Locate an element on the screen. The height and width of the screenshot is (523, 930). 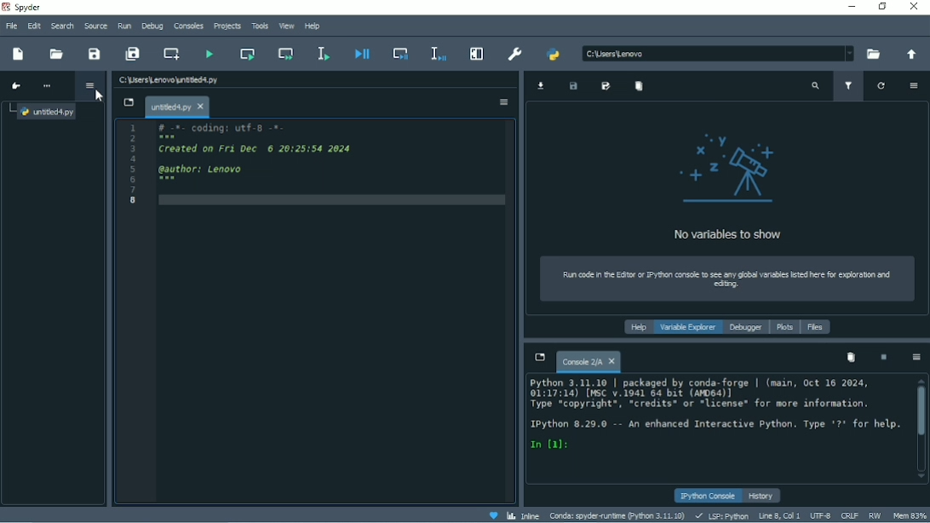
No variables to show is located at coordinates (732, 234).